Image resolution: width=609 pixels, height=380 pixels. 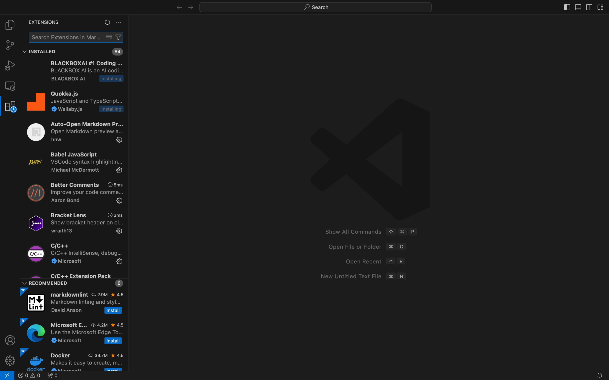 I want to click on settings, so click(x=11, y=360).